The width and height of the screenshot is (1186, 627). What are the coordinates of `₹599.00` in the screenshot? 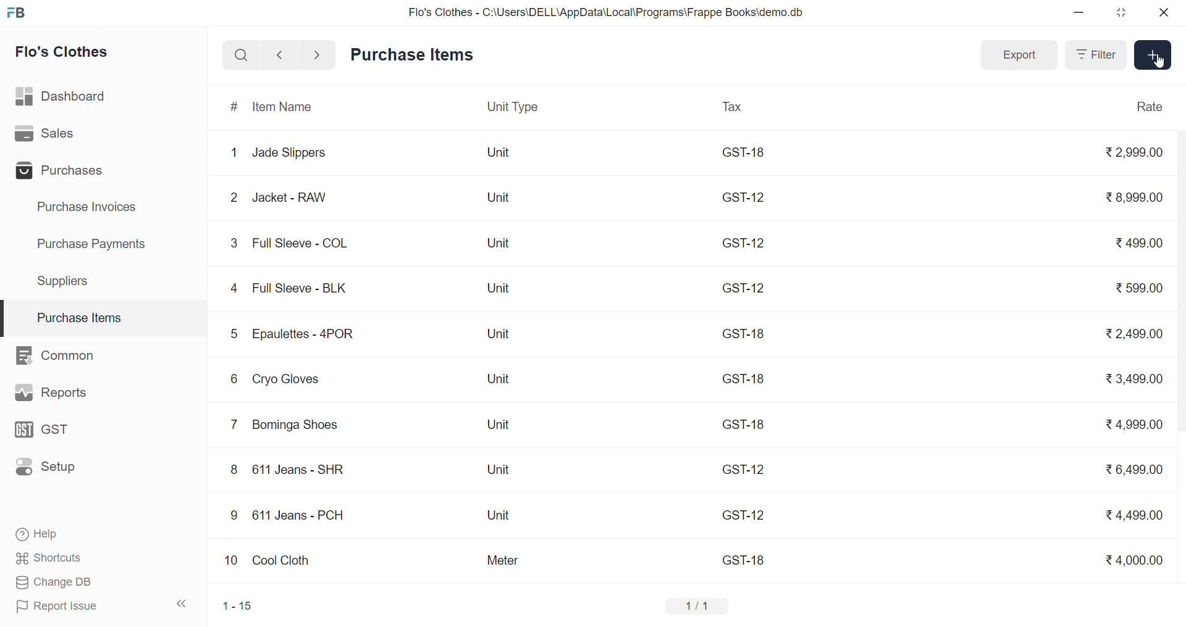 It's located at (1139, 288).